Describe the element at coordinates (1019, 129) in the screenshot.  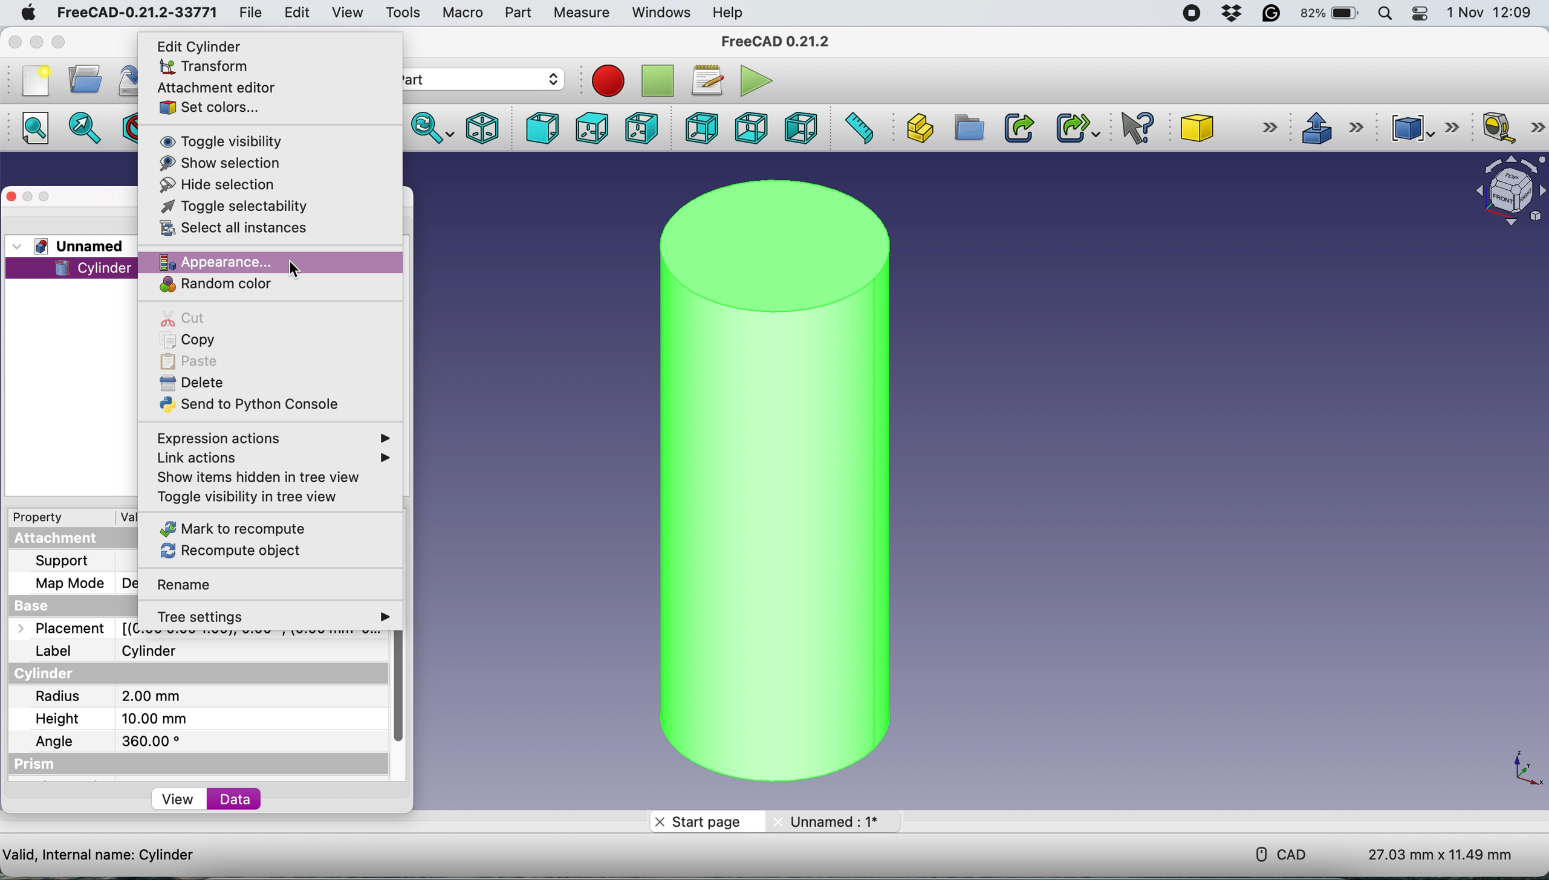
I see `make link` at that location.